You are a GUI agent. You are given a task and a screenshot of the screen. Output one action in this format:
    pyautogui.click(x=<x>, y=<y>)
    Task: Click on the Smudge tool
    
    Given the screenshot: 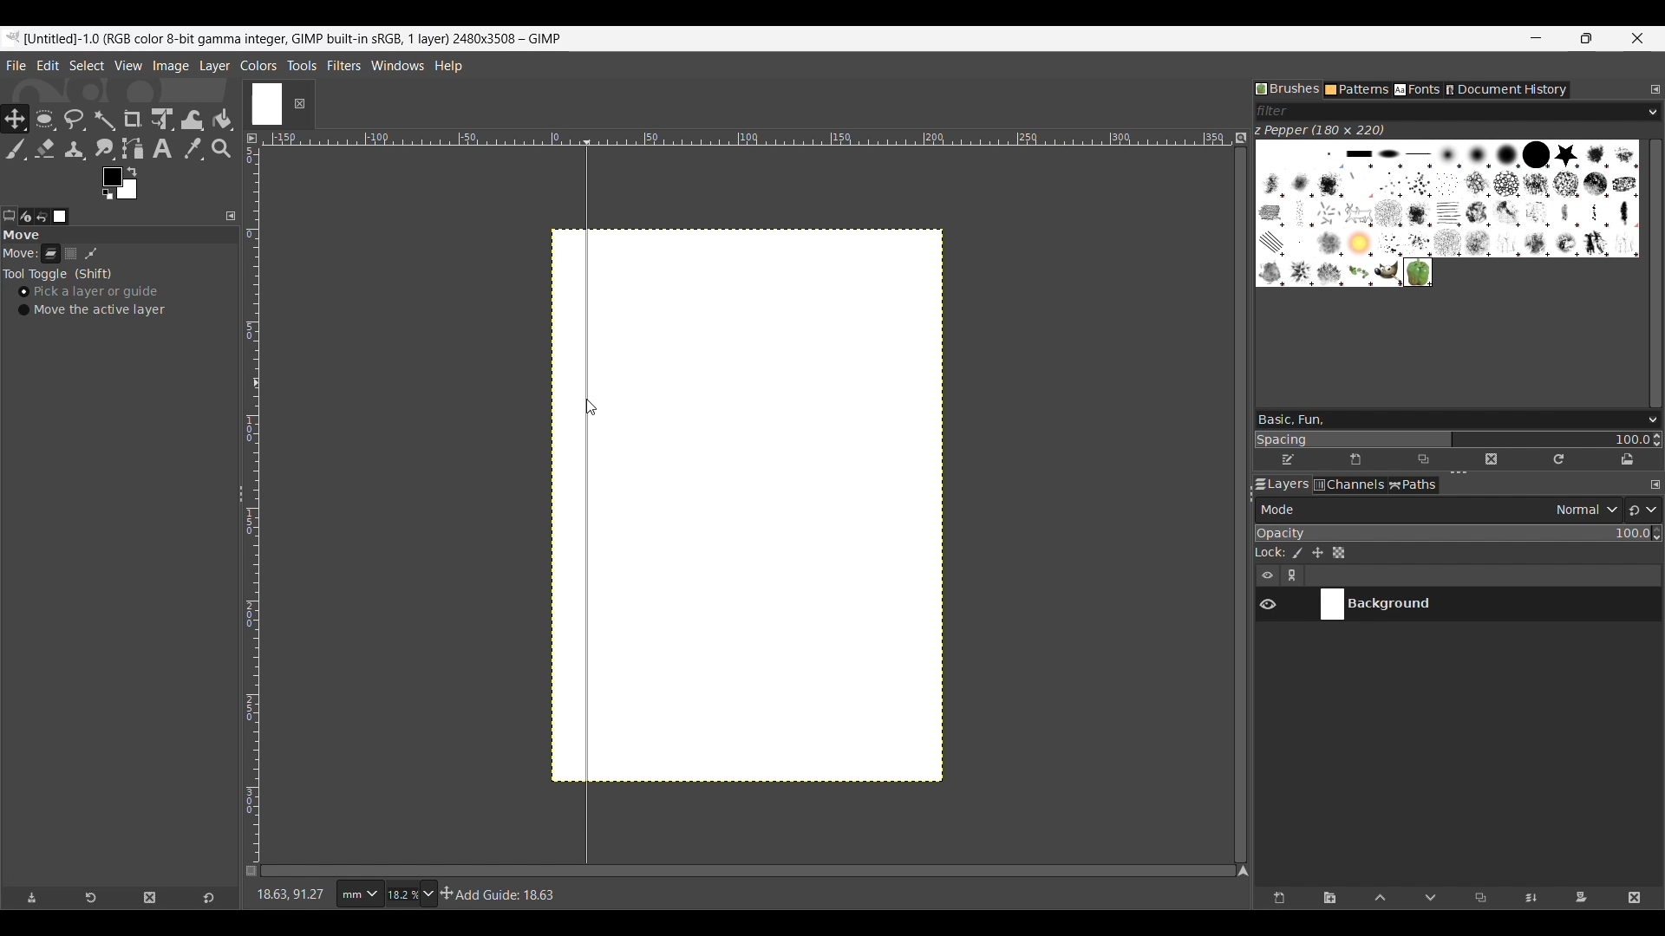 What is the action you would take?
    pyautogui.click(x=104, y=149)
    